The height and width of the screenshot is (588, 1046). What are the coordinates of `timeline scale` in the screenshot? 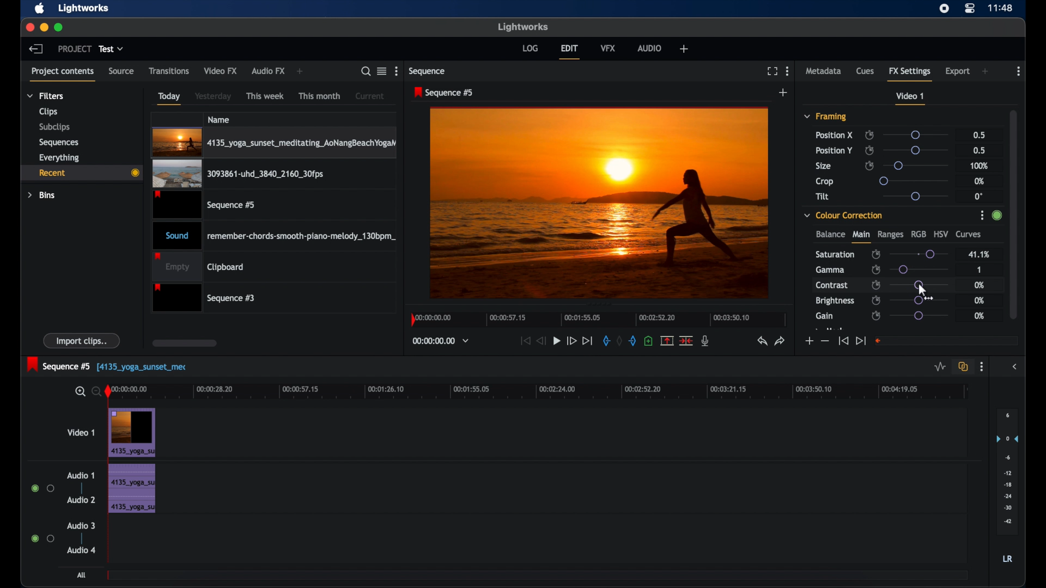 It's located at (545, 393).